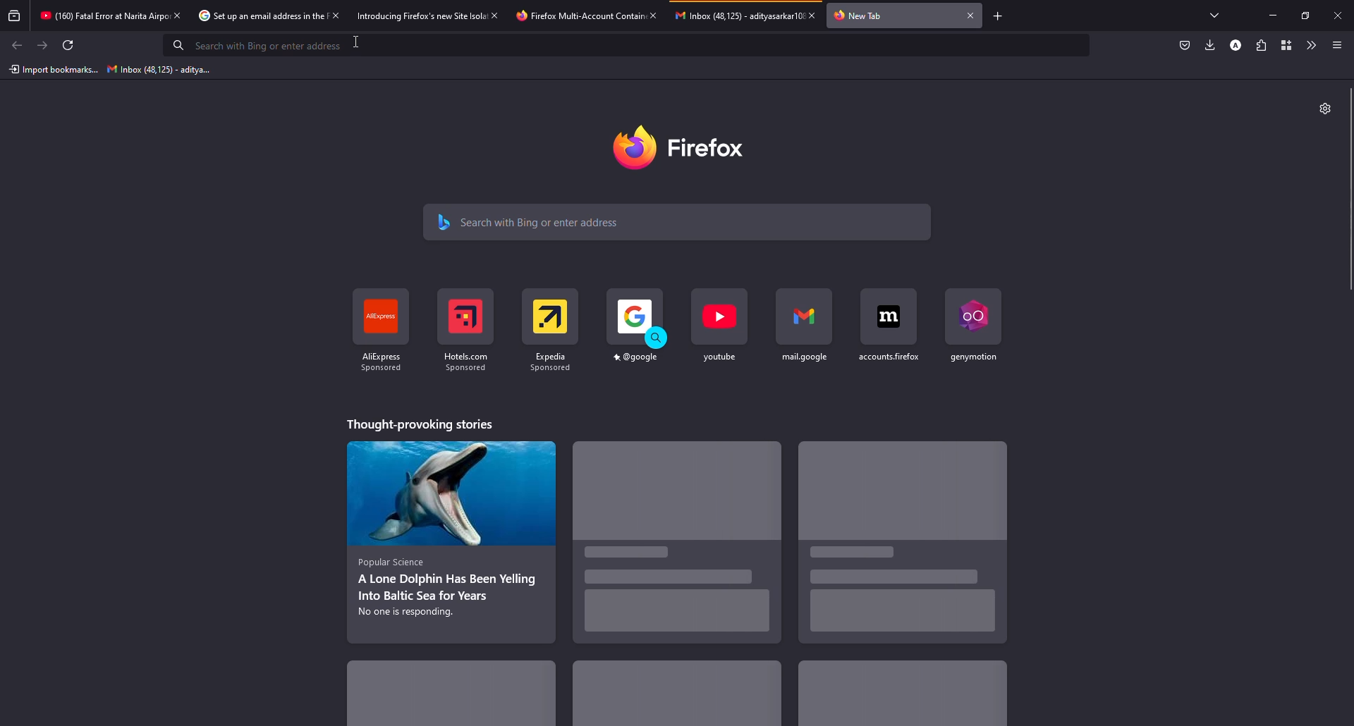 The image size is (1354, 726). What do you see at coordinates (16, 15) in the screenshot?
I see `view recent` at bounding box center [16, 15].